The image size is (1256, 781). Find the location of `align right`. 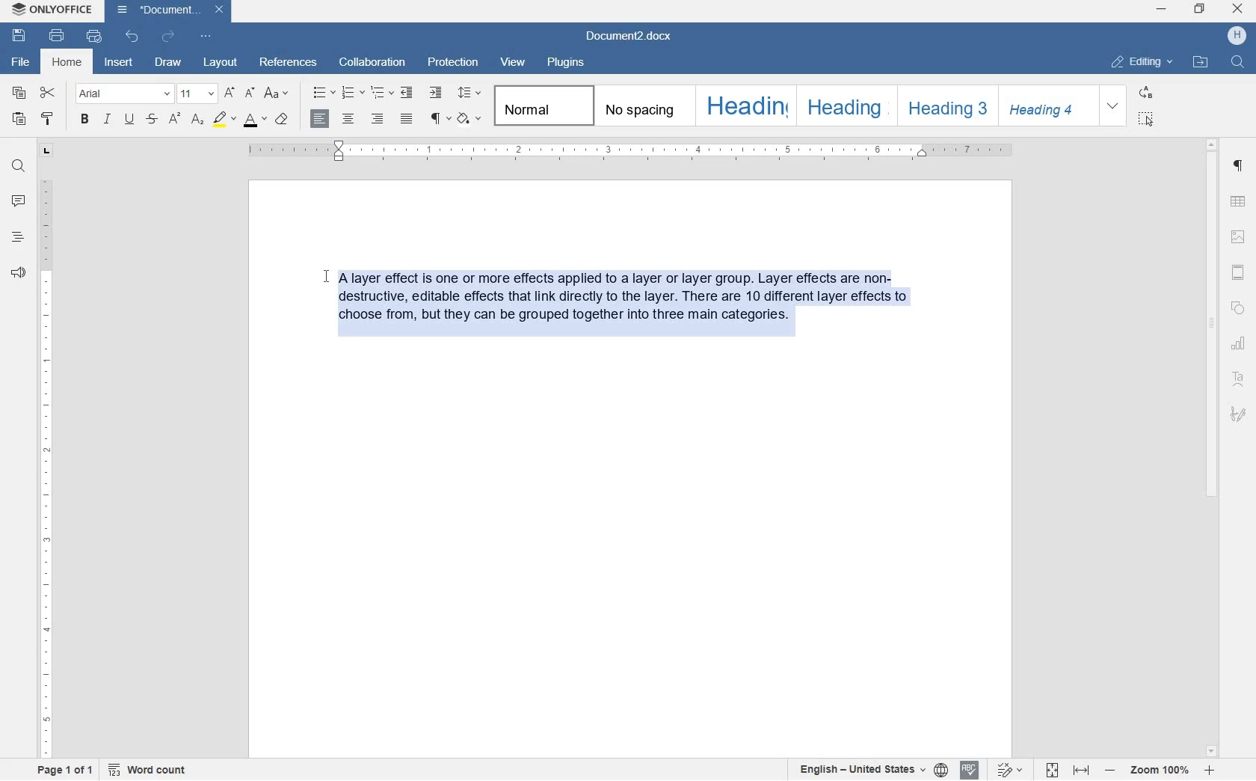

align right is located at coordinates (377, 119).